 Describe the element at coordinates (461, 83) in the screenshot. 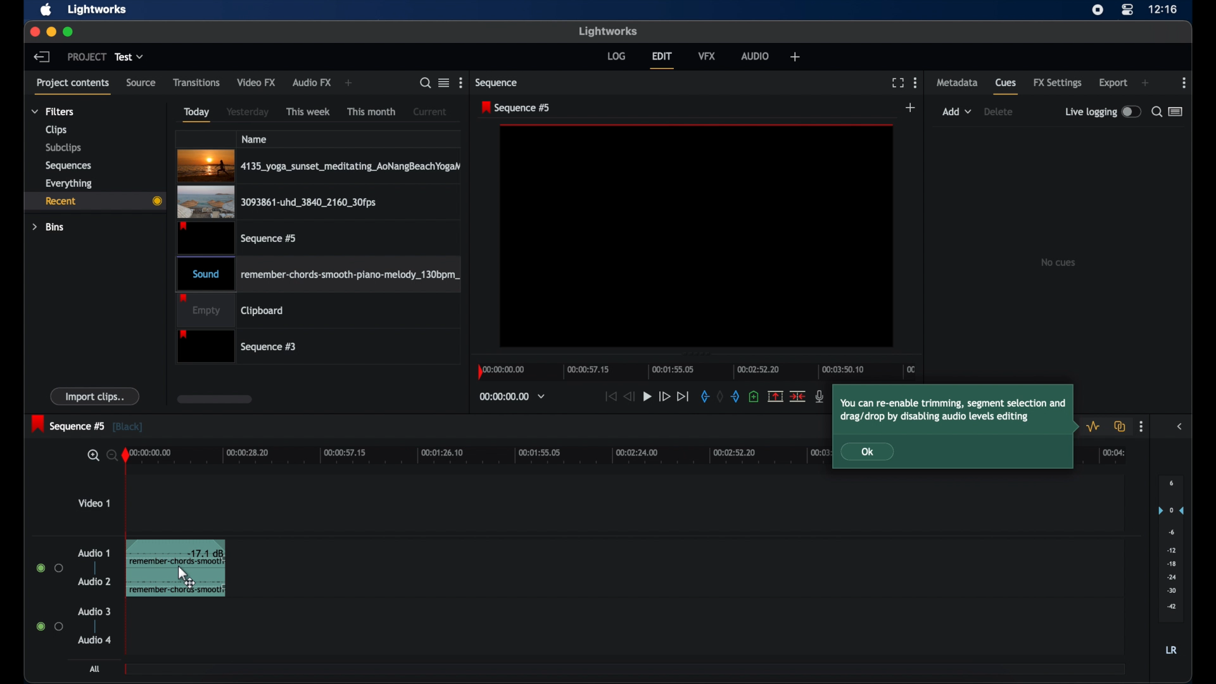

I see `more options` at that location.